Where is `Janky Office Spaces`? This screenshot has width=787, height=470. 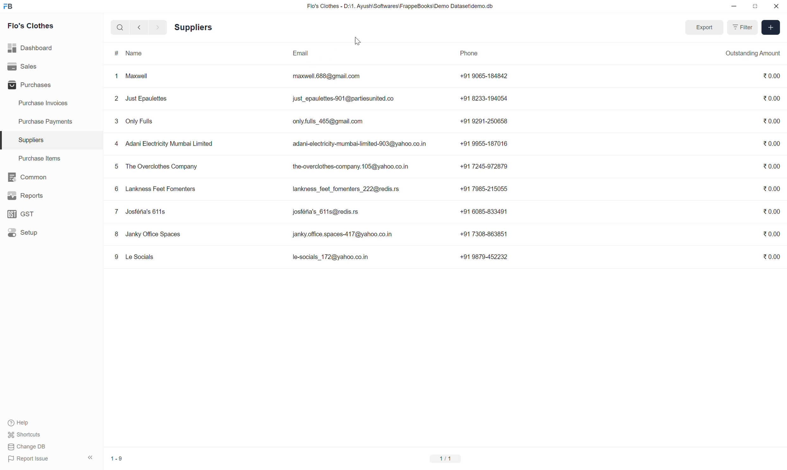 Janky Office Spaces is located at coordinates (153, 234).